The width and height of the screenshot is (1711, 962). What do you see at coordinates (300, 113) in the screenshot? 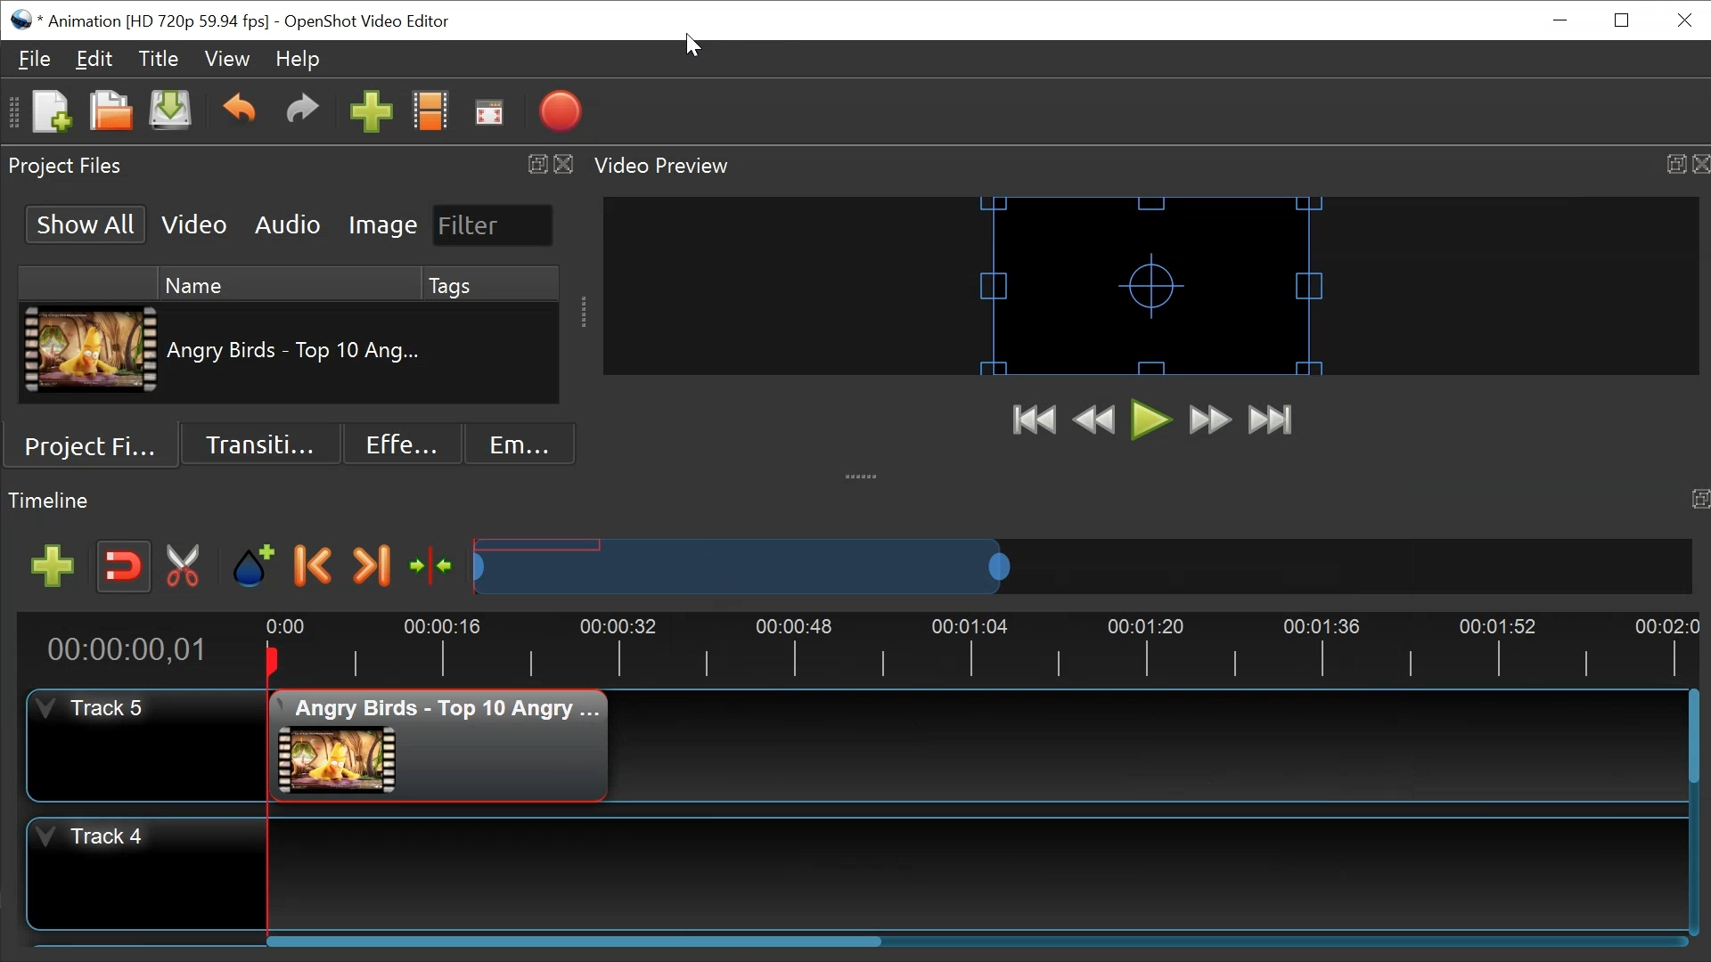
I see `Redo` at bounding box center [300, 113].